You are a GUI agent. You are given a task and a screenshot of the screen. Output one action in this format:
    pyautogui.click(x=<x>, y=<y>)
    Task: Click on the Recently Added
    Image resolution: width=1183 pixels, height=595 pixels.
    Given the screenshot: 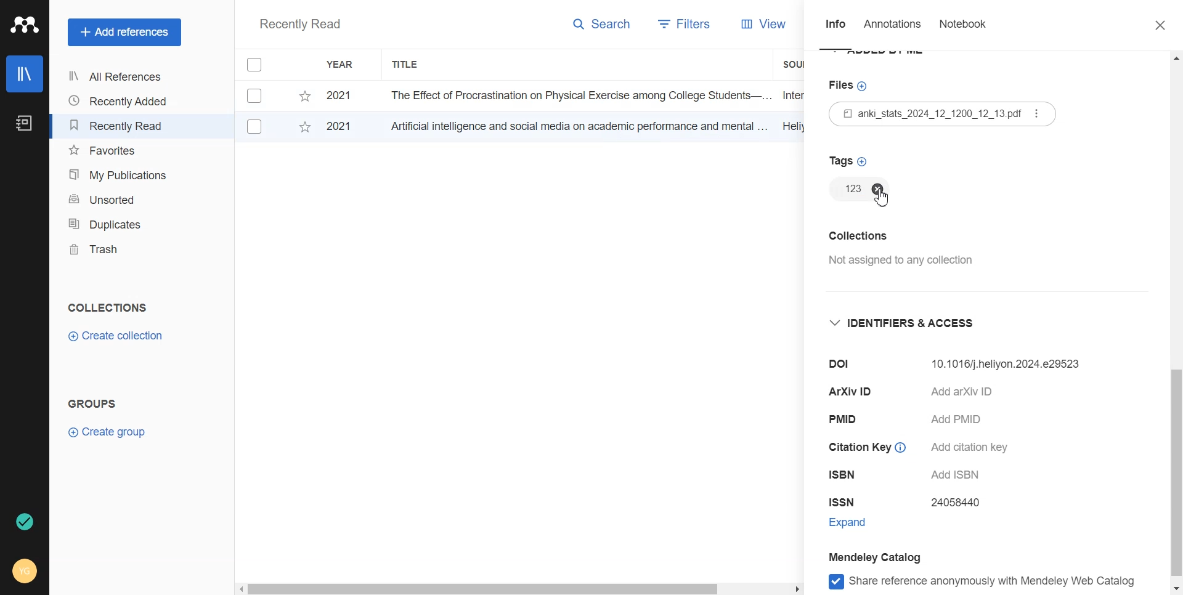 What is the action you would take?
    pyautogui.click(x=120, y=101)
    